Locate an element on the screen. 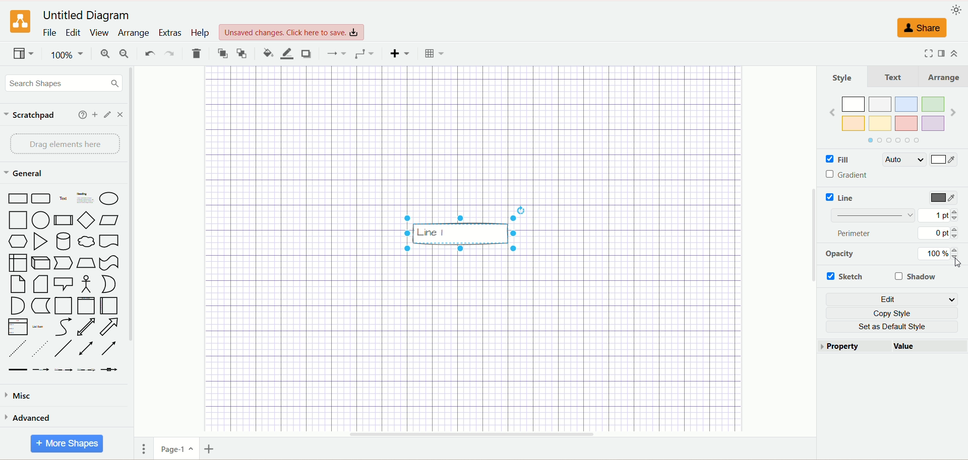 Image resolution: width=968 pixels, height=460 pixels. edit is located at coordinates (106, 115).